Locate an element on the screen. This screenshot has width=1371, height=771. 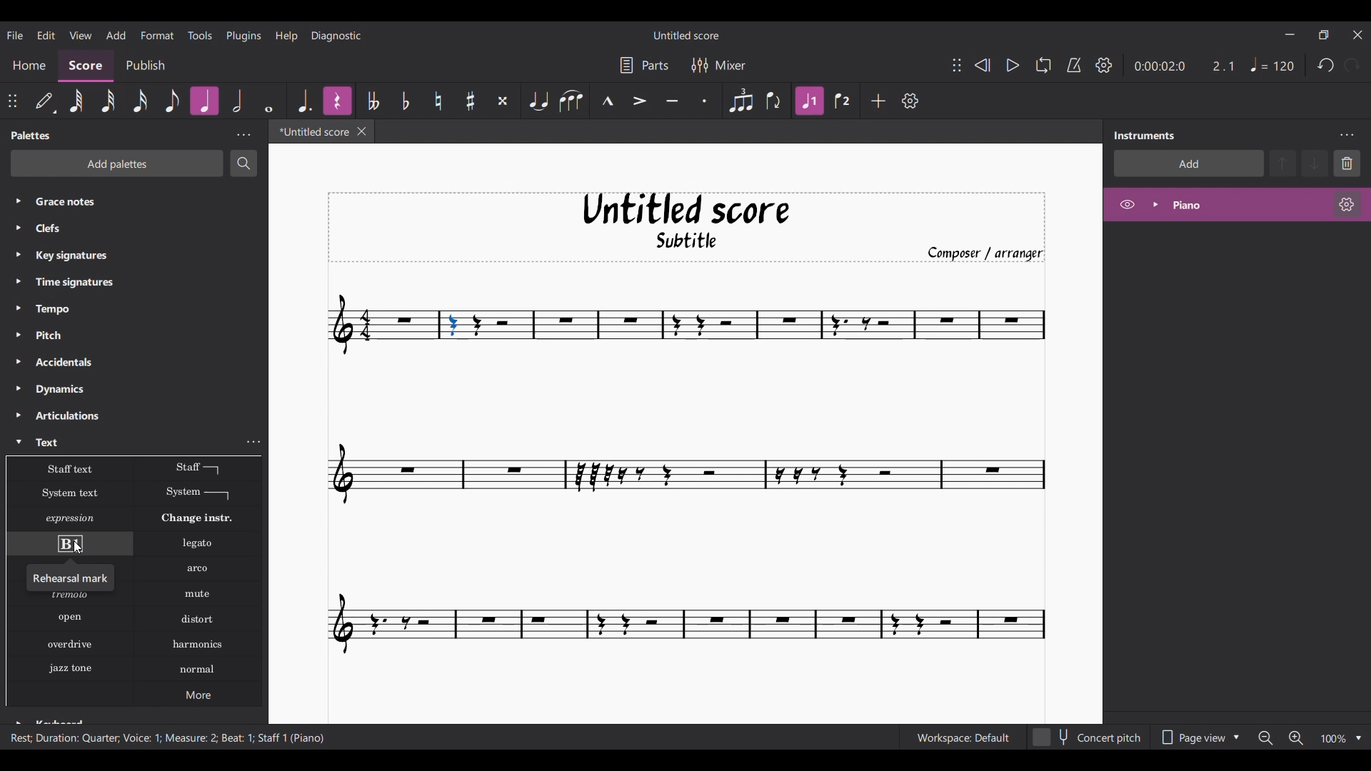
8th note is located at coordinates (170, 99).